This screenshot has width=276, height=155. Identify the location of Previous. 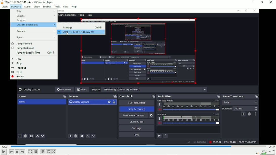
(19, 68).